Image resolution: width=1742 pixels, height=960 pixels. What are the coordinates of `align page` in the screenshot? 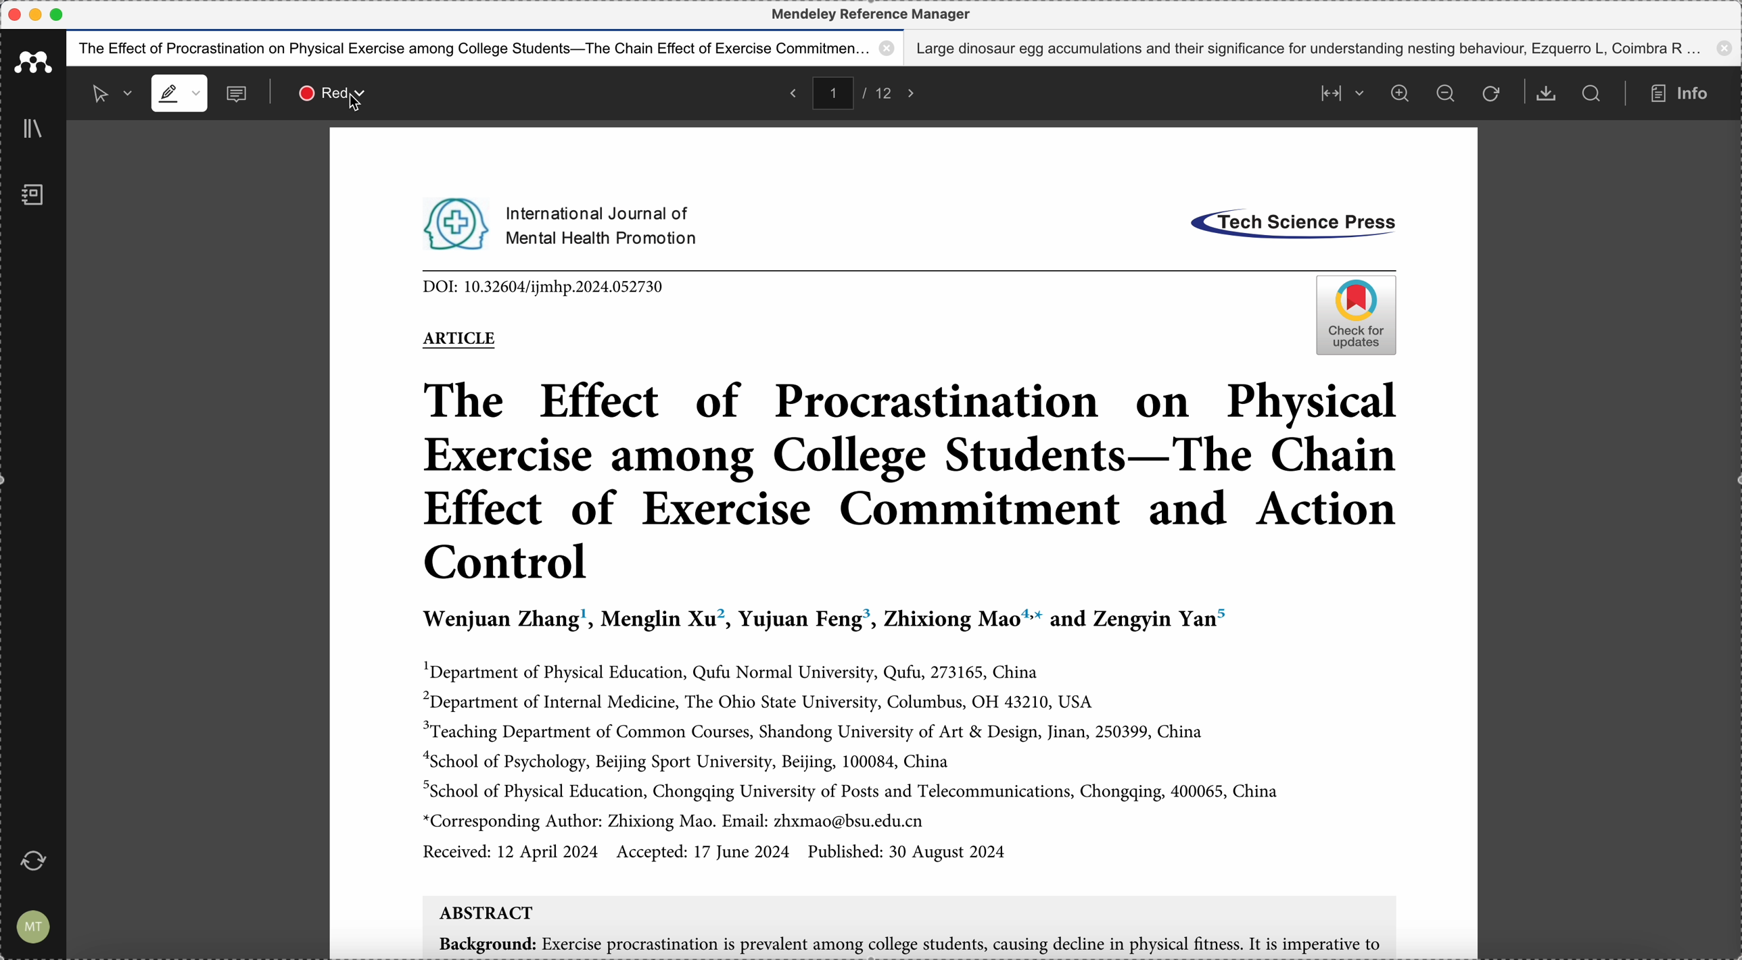 It's located at (1338, 92).